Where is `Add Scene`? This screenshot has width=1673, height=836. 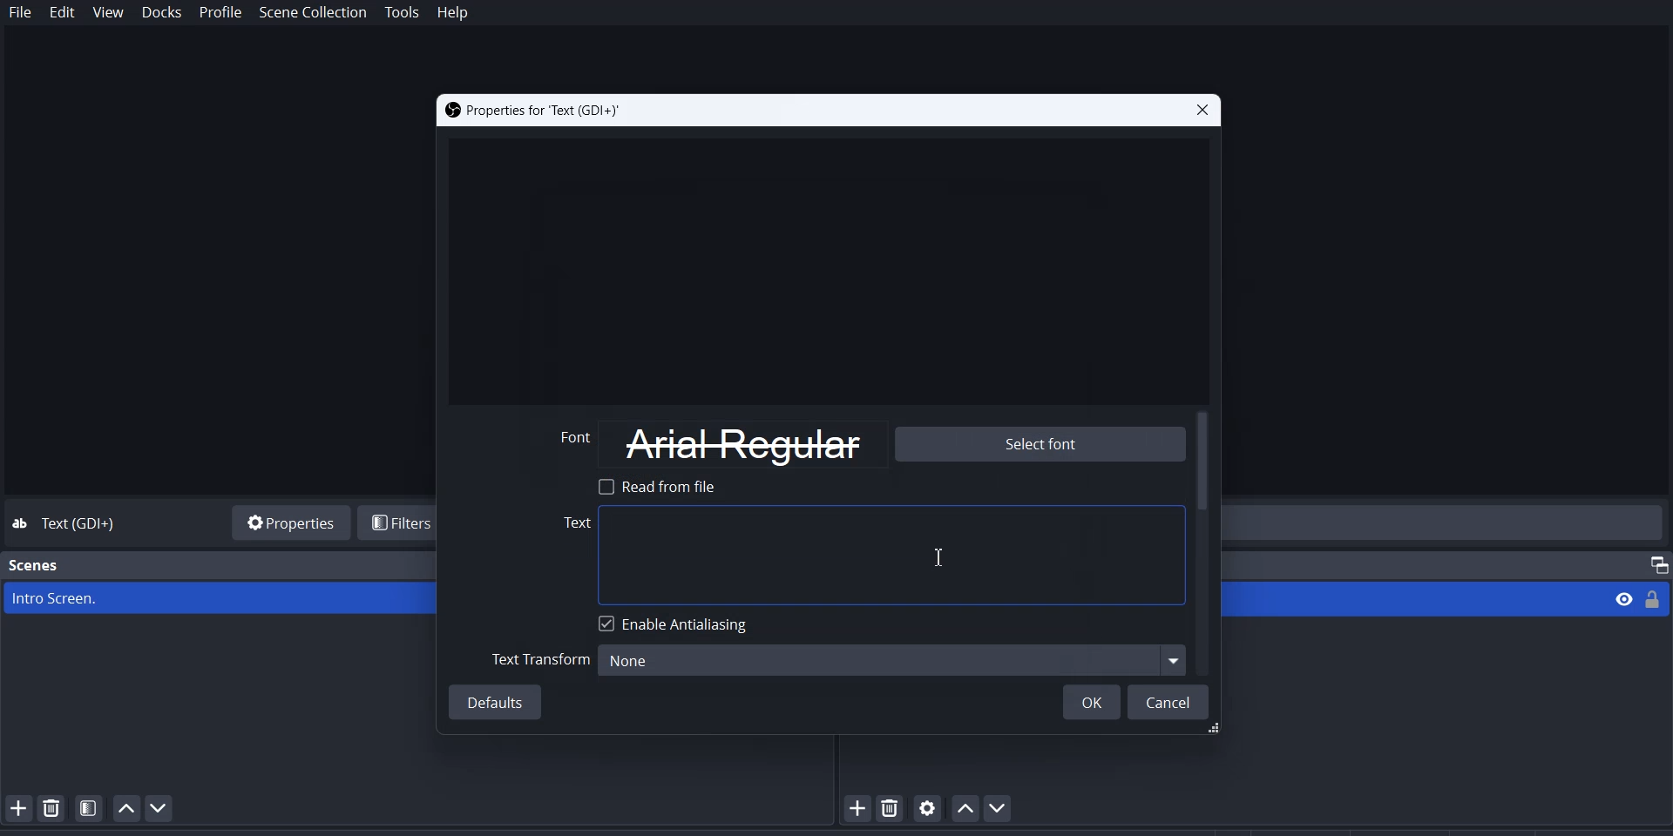
Add Scene is located at coordinates (16, 807).